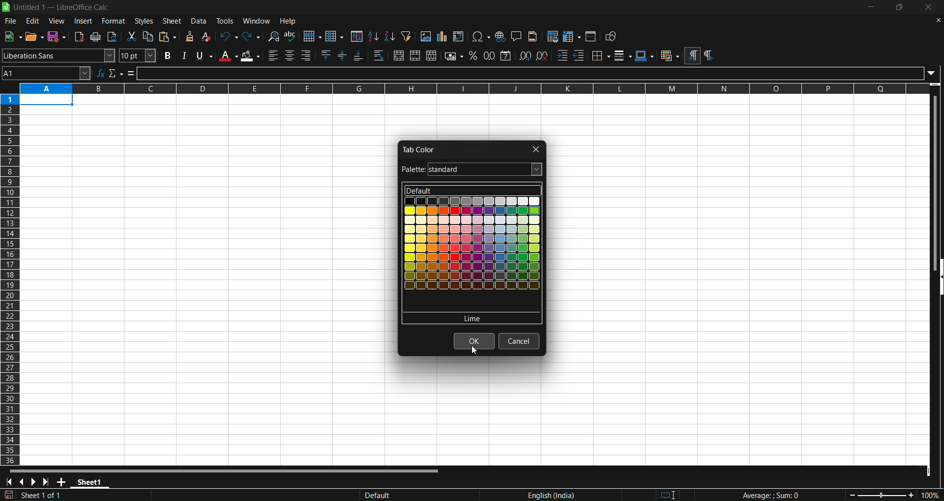 Image resolution: width=944 pixels, height=501 pixels. What do you see at coordinates (692, 56) in the screenshot?
I see `left to right` at bounding box center [692, 56].